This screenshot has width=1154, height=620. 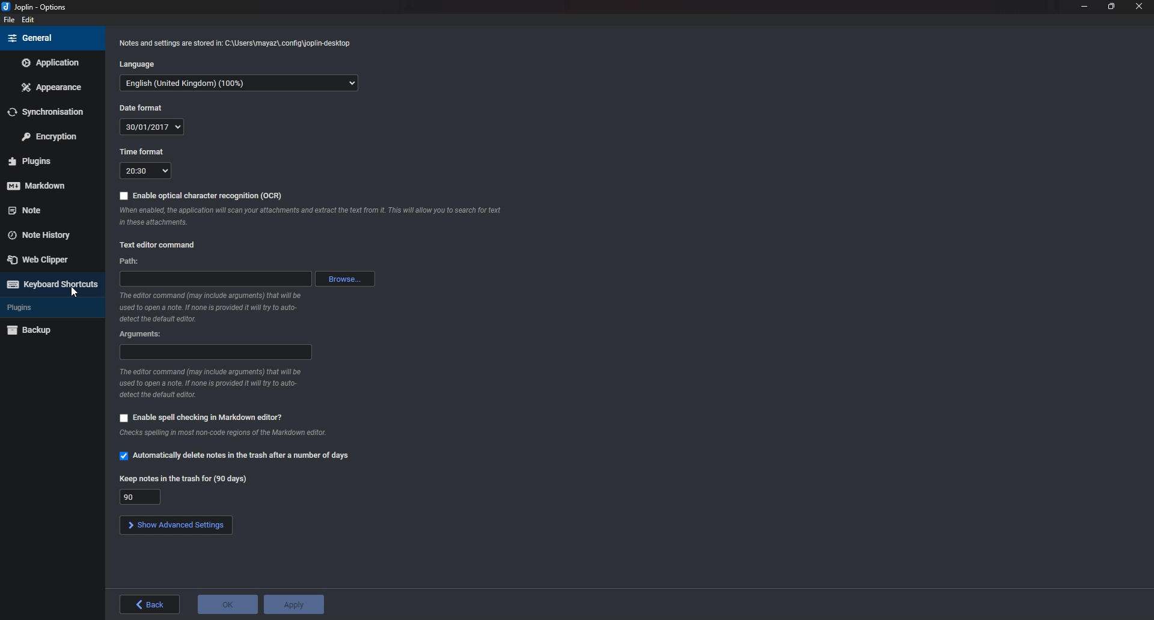 What do you see at coordinates (53, 87) in the screenshot?
I see `Appearance` at bounding box center [53, 87].